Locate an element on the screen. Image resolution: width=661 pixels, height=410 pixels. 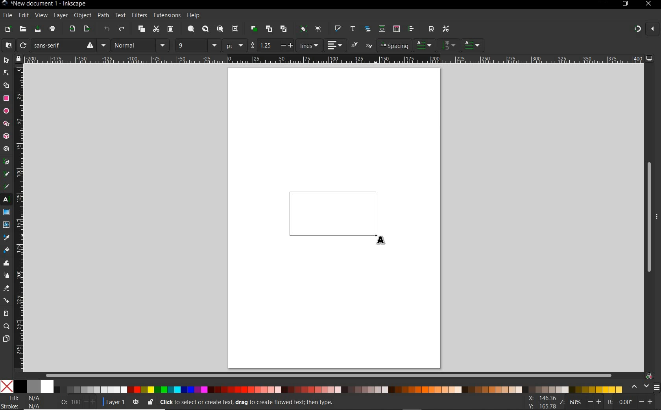
size is located at coordinates (214, 45).